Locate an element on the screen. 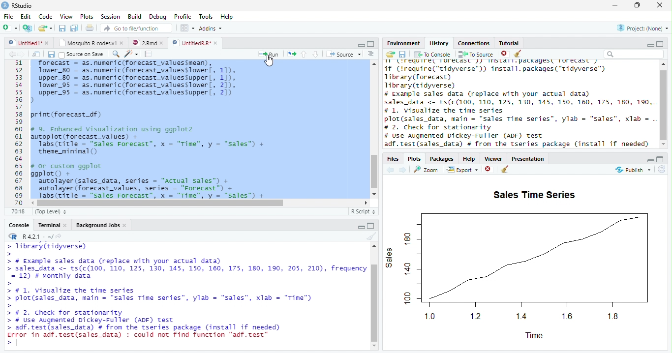 This screenshot has width=672, height=353. Create a project is located at coordinates (28, 29).